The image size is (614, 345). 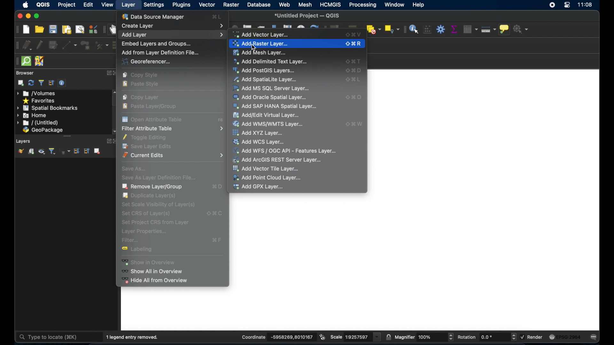 What do you see at coordinates (356, 337) in the screenshot?
I see `scale` at bounding box center [356, 337].